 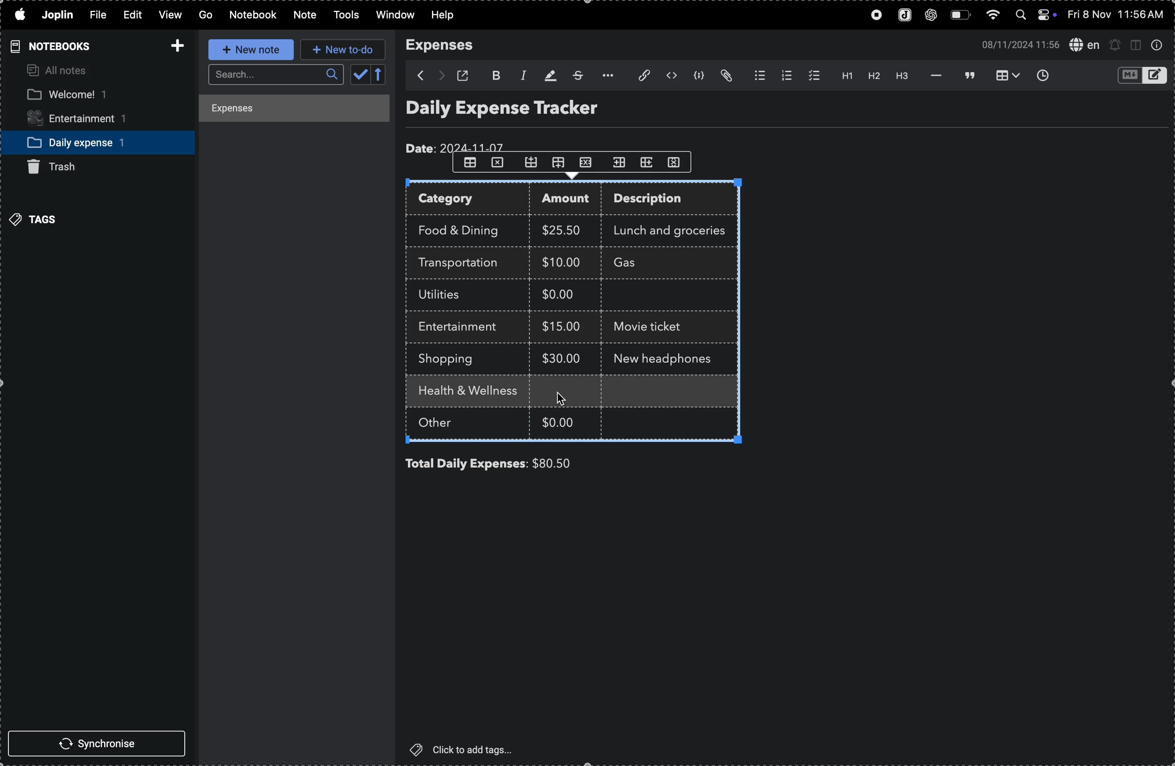 I want to click on shopping, so click(x=453, y=359).